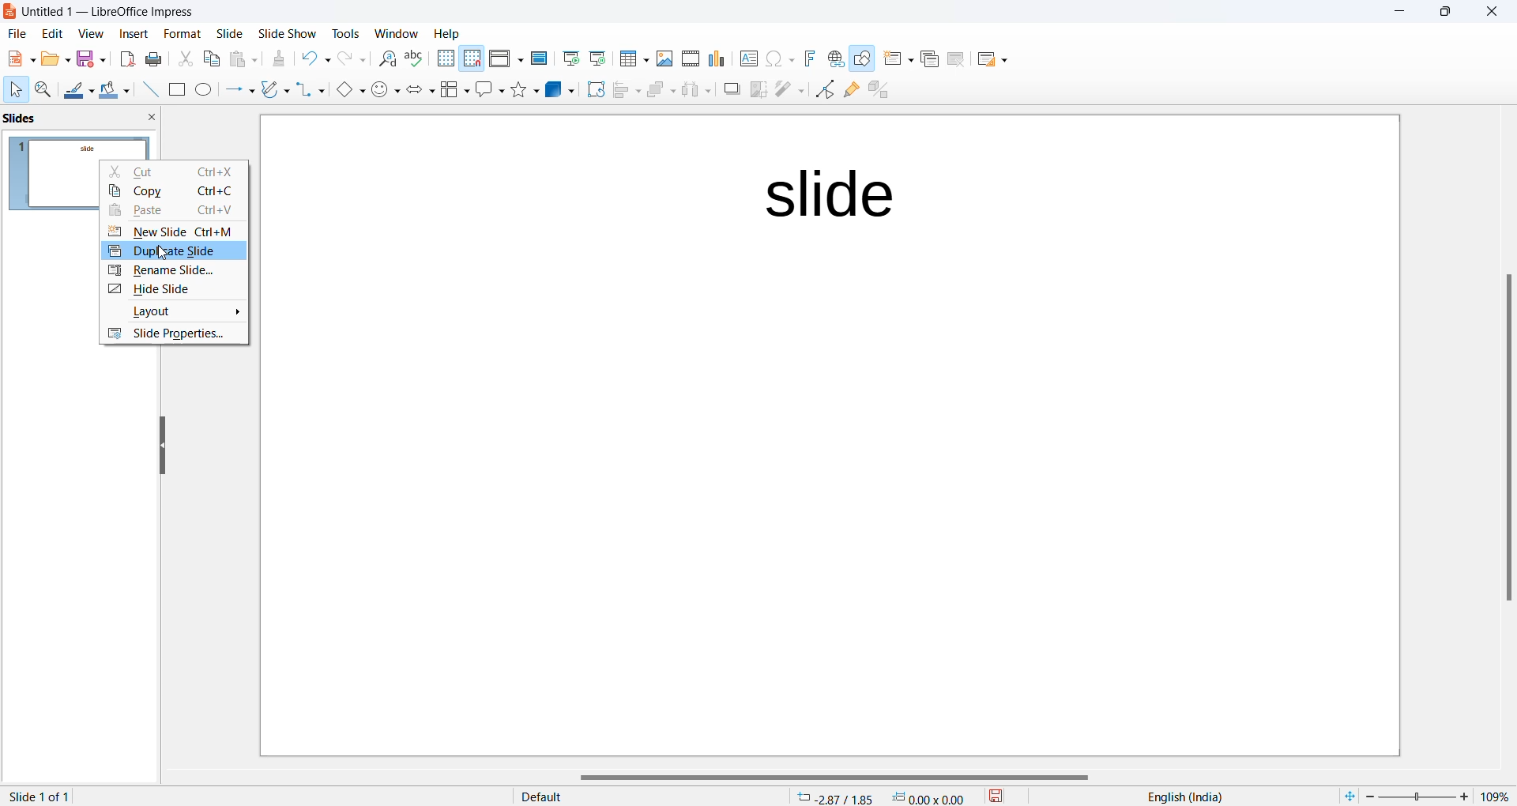 This screenshot has width=1517, height=806. Describe the element at coordinates (694, 90) in the screenshot. I see `Object distribution` at that location.